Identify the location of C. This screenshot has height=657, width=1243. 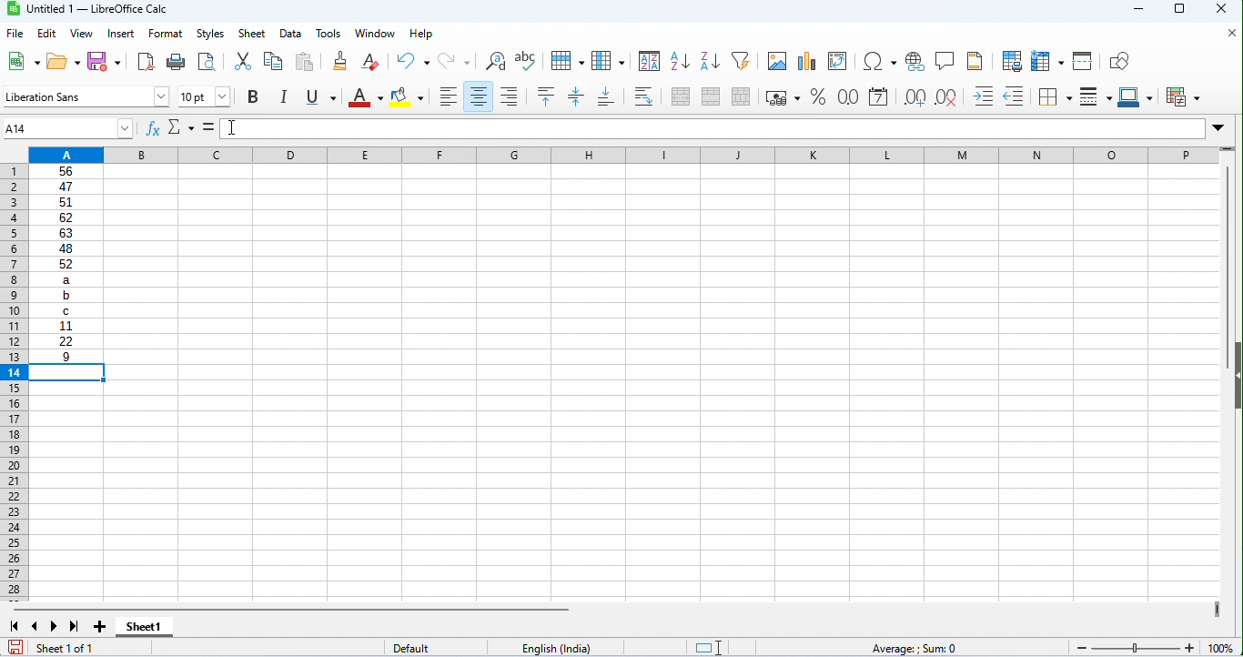
(66, 310).